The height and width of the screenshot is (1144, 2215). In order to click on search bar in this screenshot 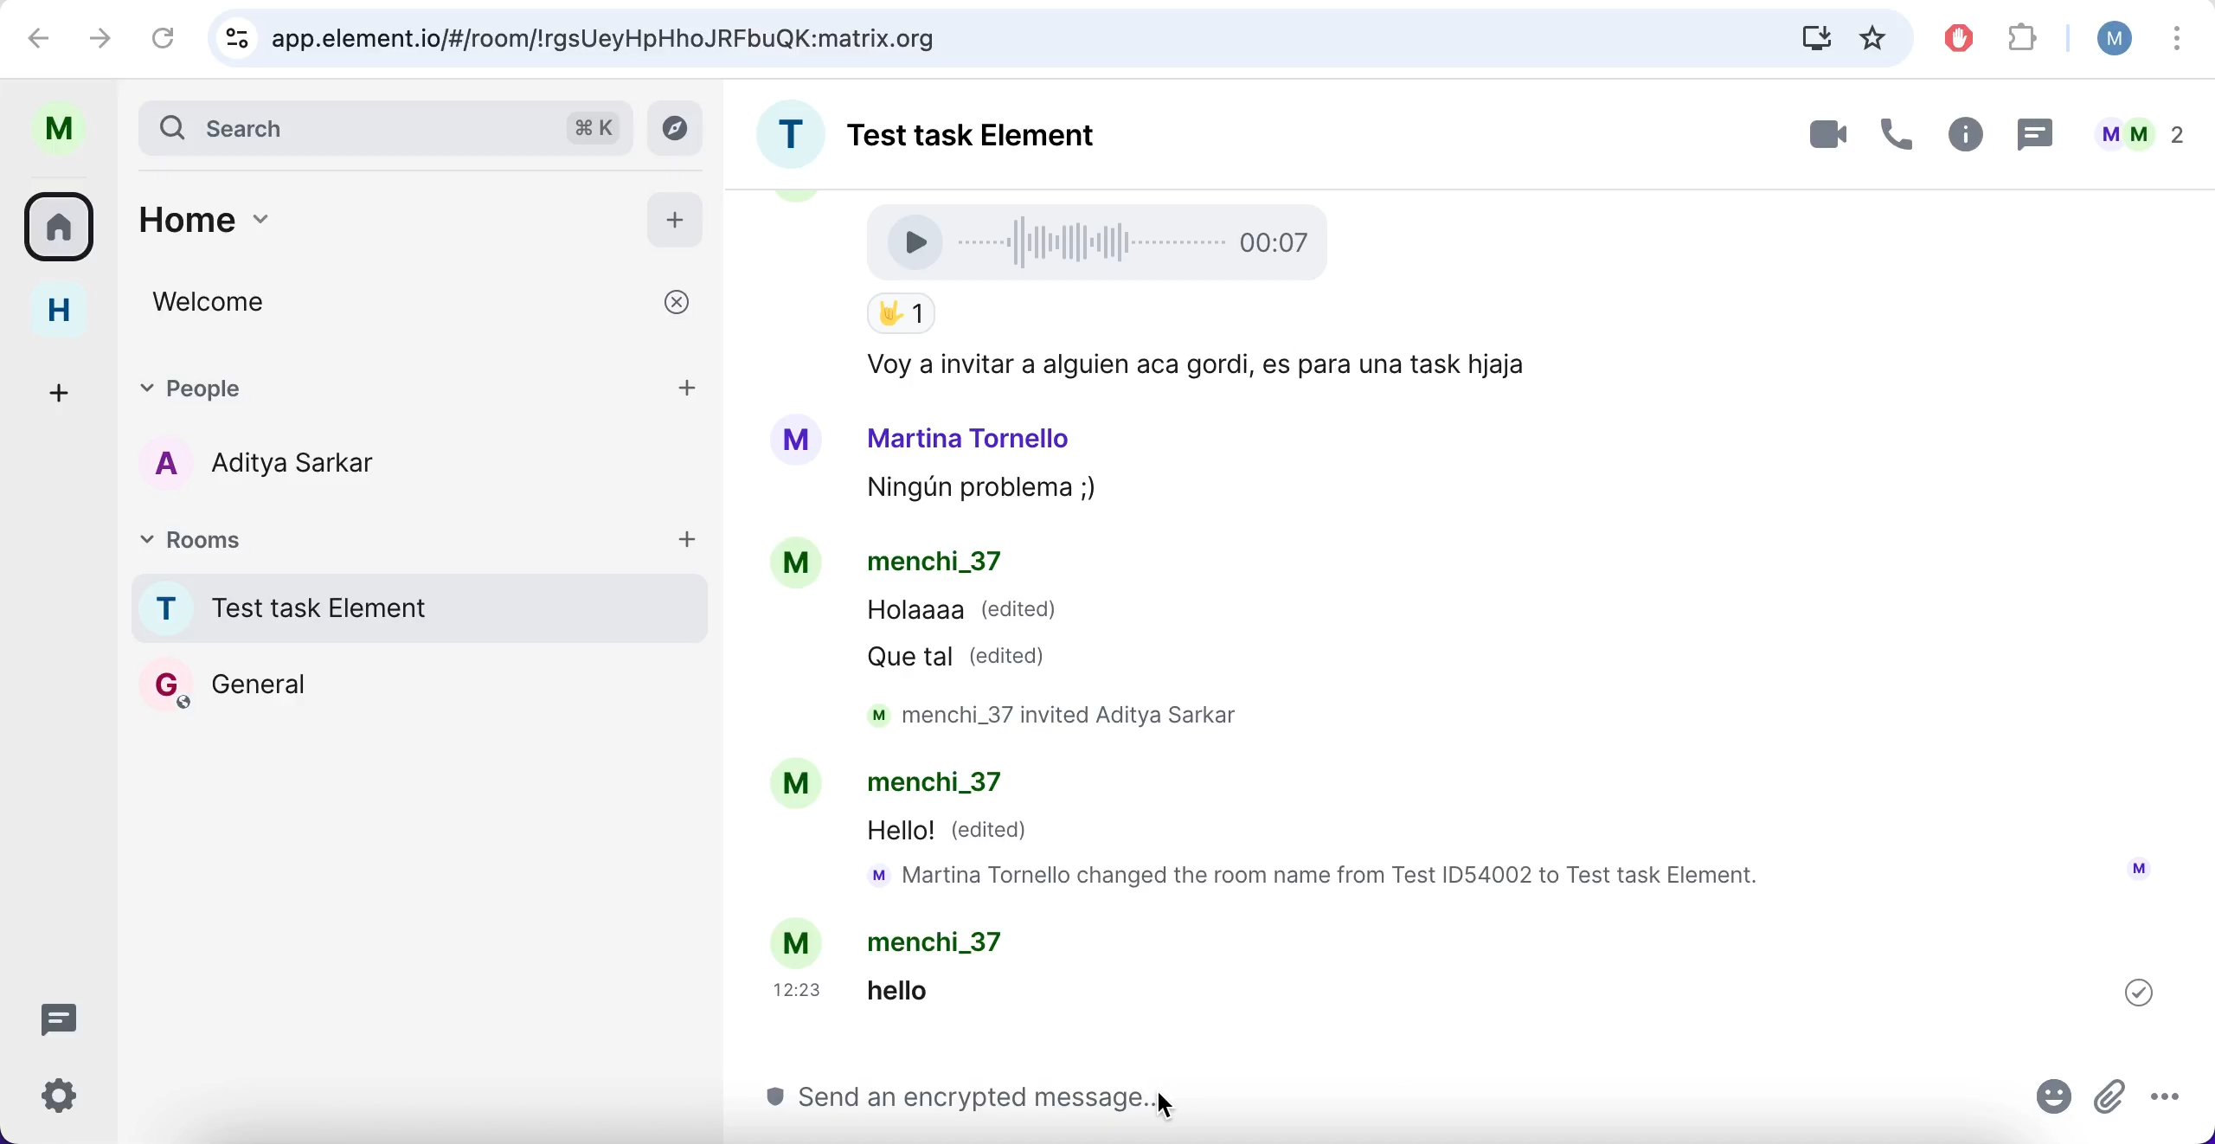, I will do `click(382, 126)`.